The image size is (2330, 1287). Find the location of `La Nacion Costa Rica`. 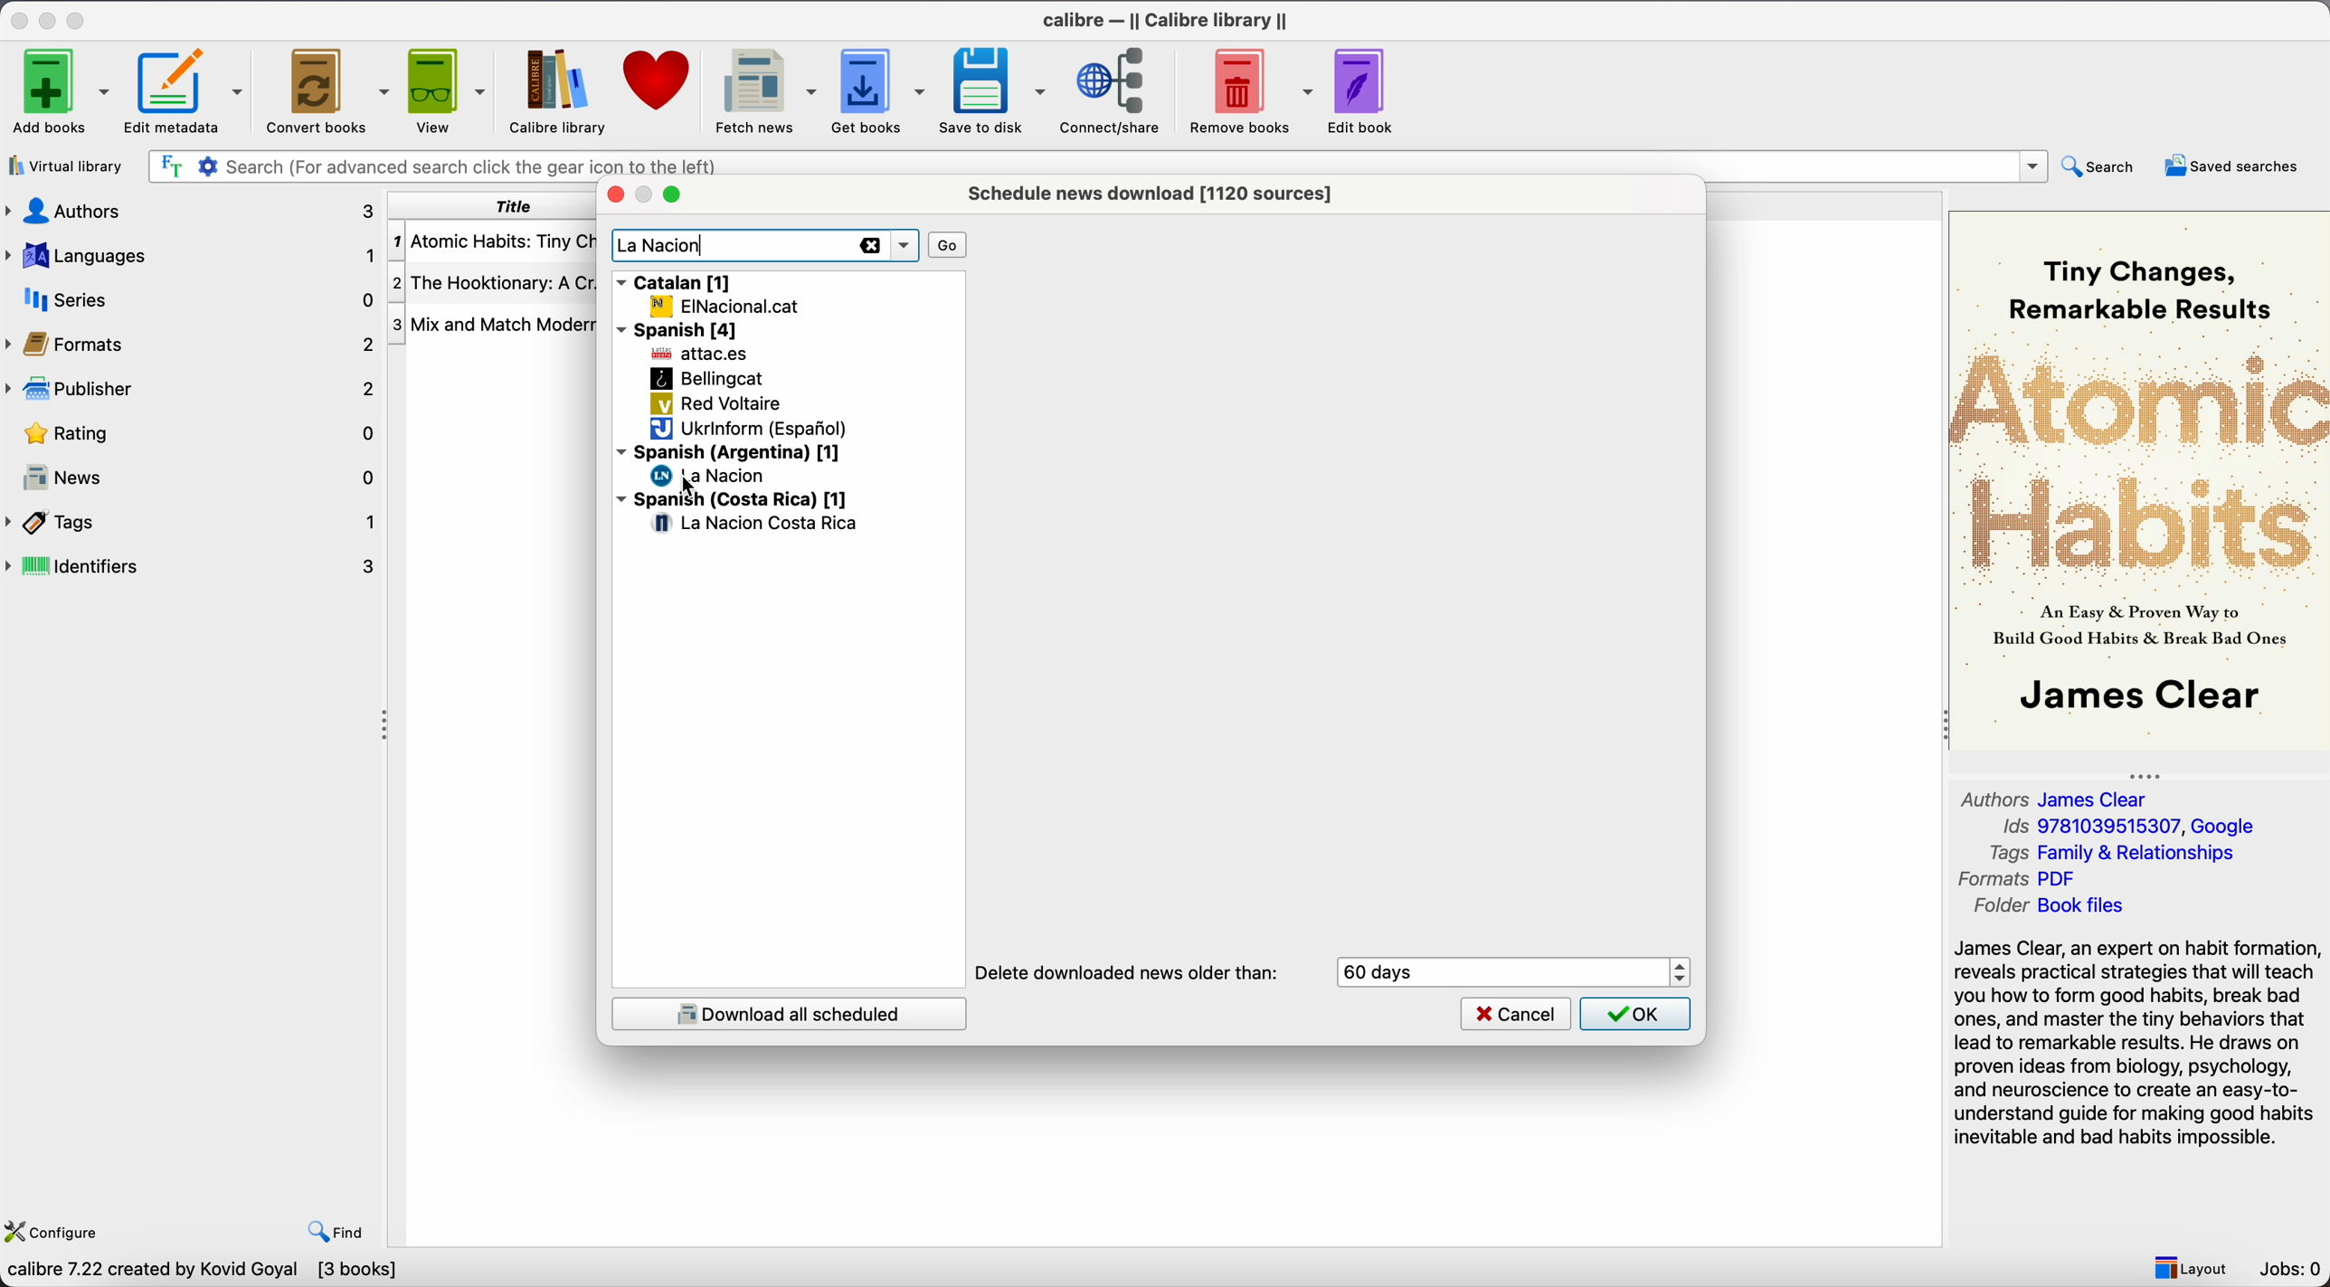

La Nacion Costa Rica is located at coordinates (757, 525).